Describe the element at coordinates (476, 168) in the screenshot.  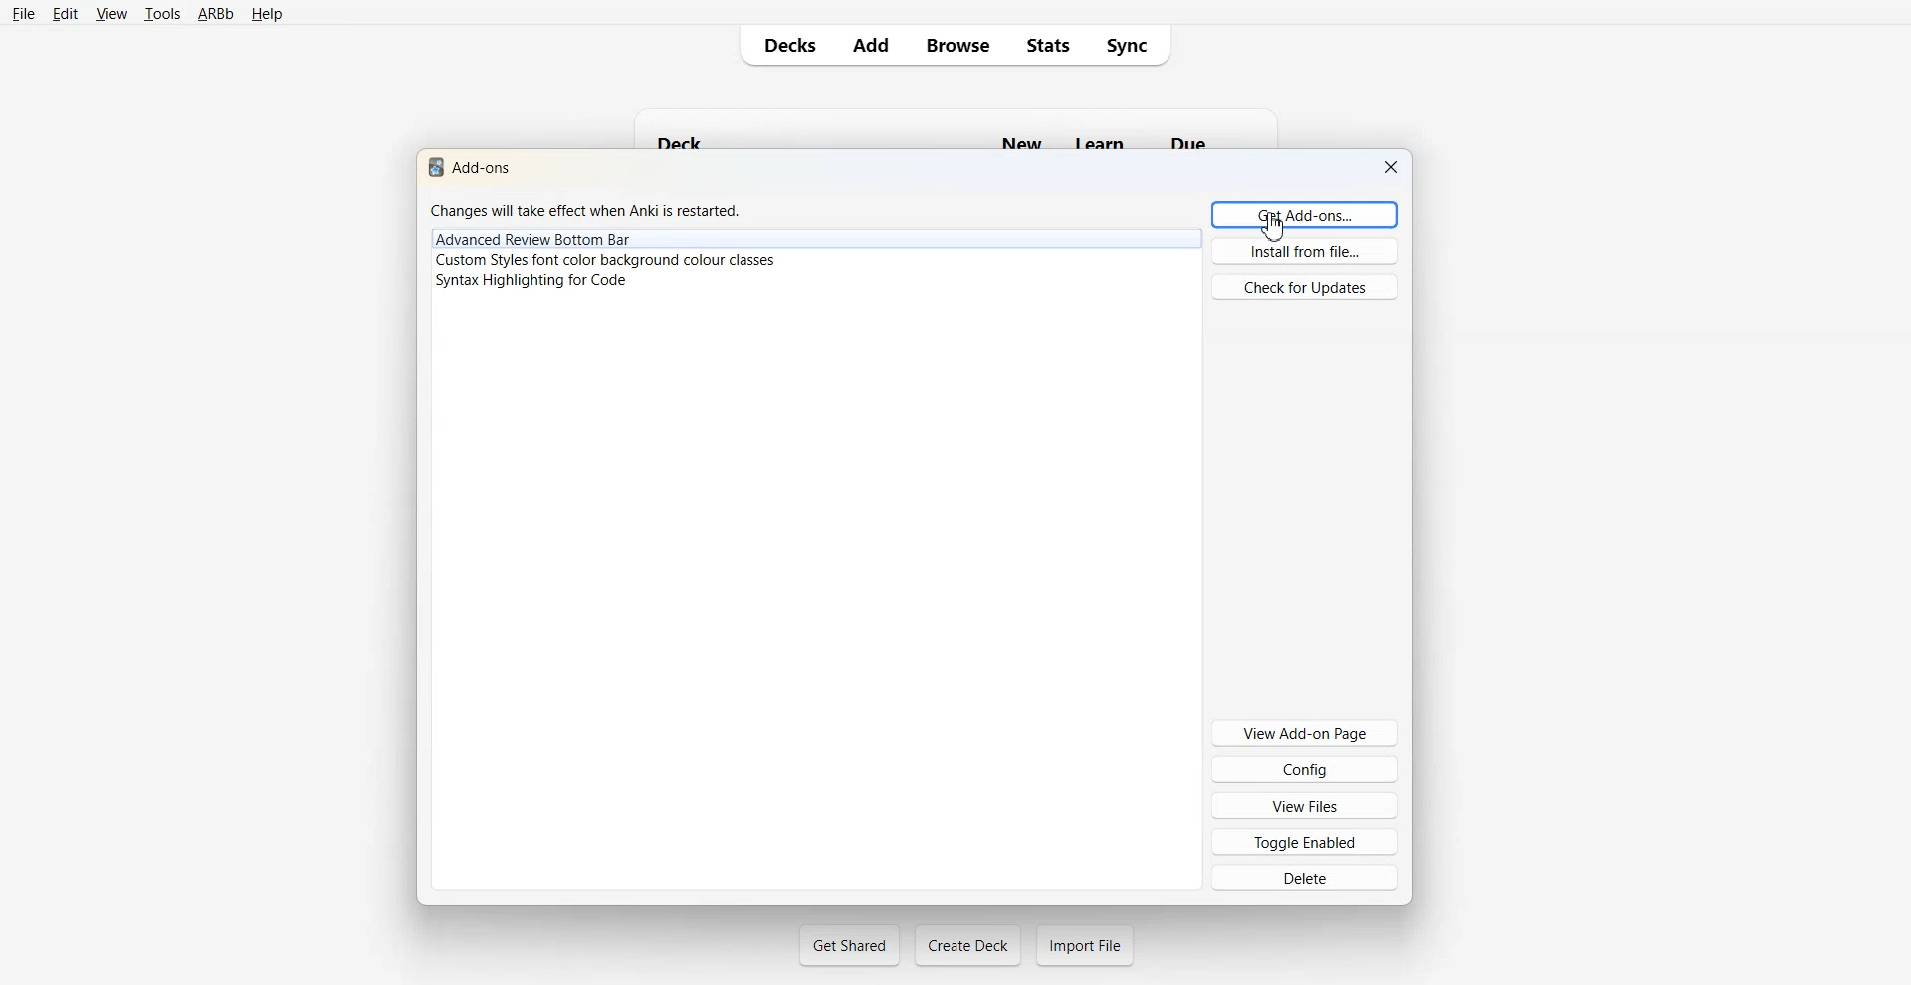
I see `Text 1` at that location.